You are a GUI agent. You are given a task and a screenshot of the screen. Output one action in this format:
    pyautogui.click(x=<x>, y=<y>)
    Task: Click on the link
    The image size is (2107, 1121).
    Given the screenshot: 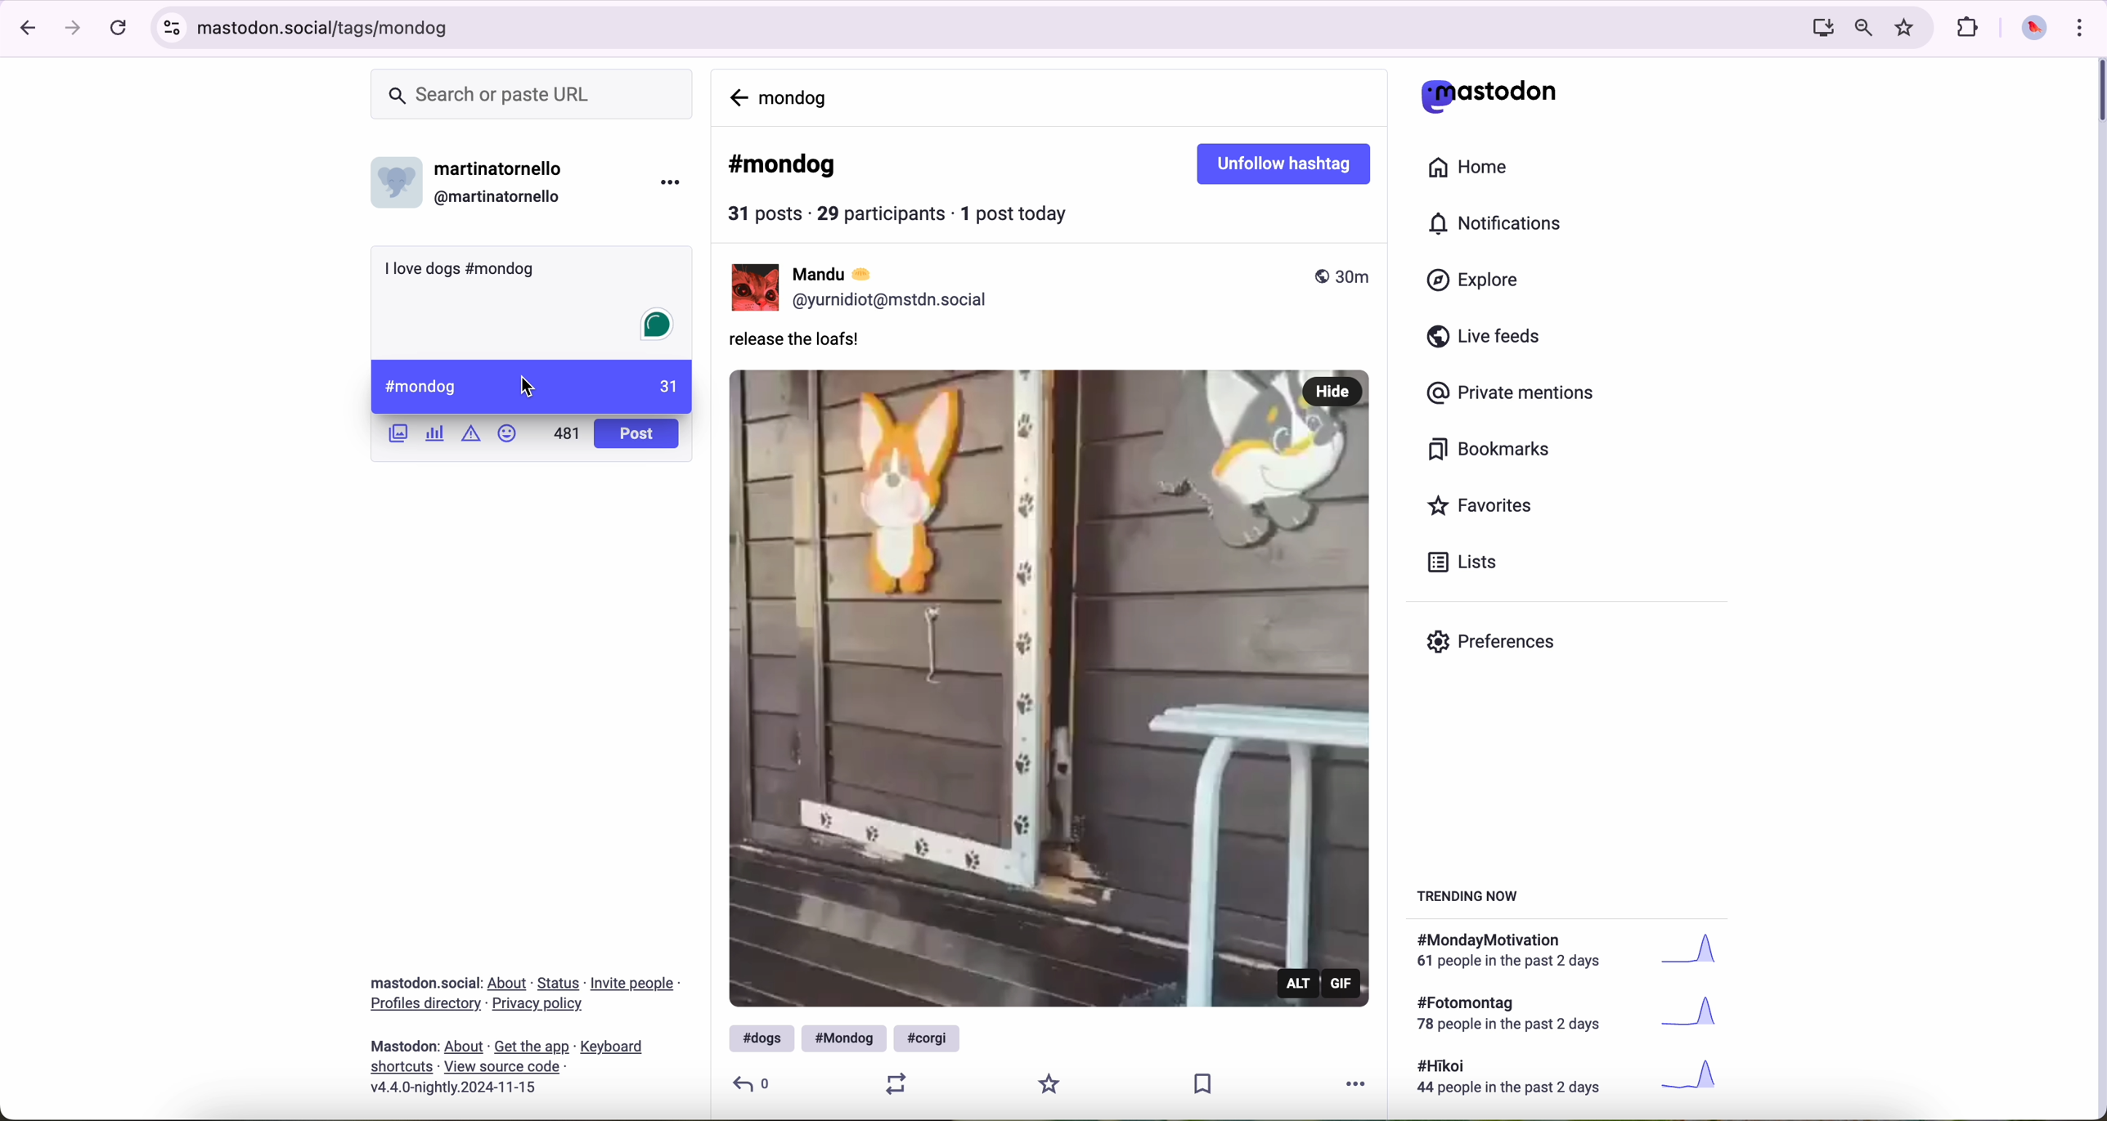 What is the action you would take?
    pyautogui.click(x=634, y=986)
    